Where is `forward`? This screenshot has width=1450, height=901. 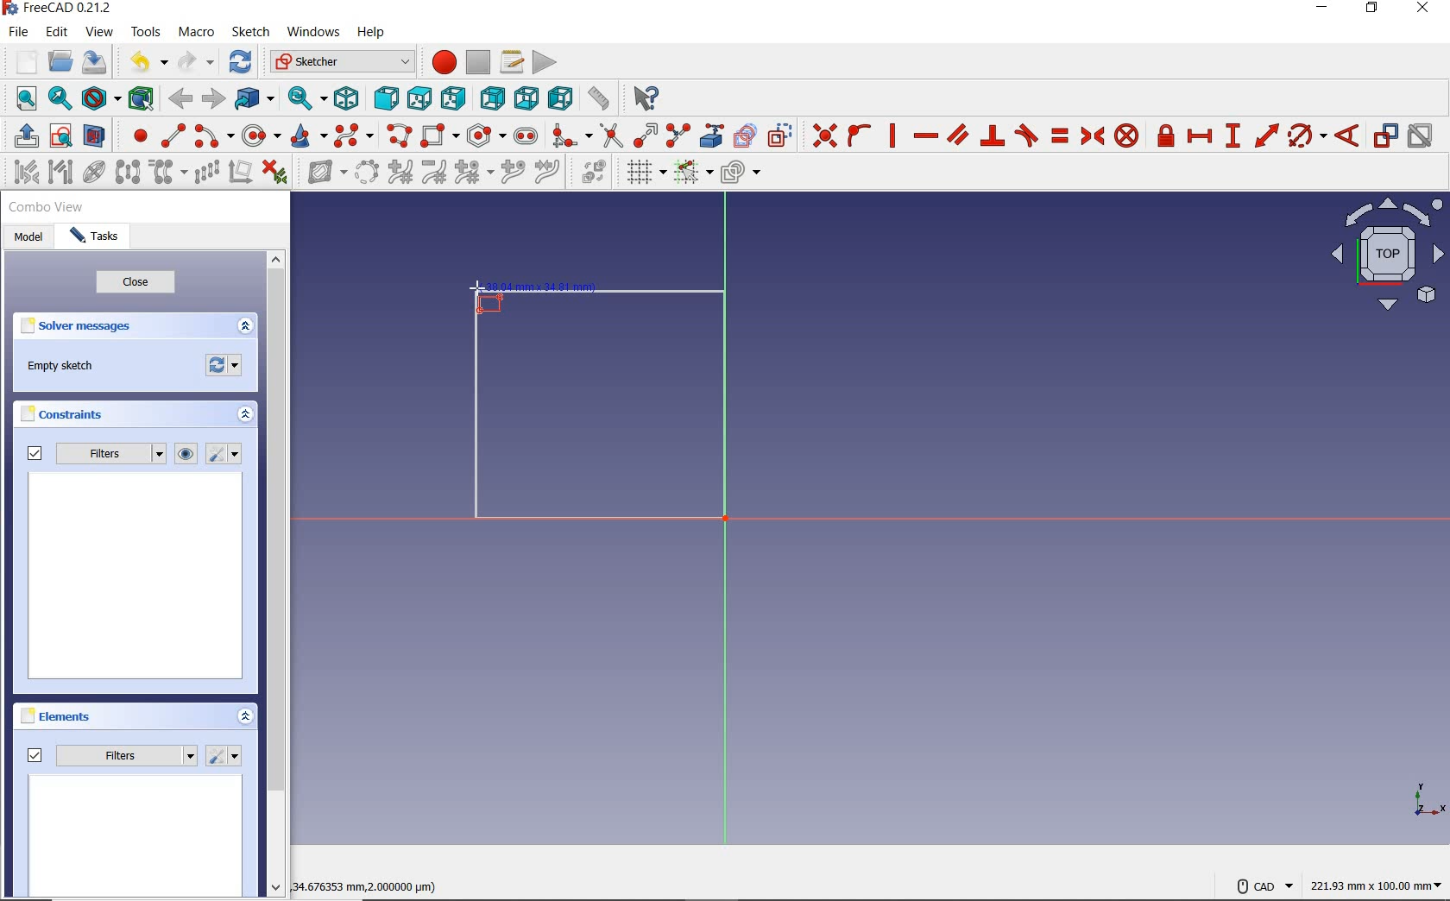
forward is located at coordinates (211, 98).